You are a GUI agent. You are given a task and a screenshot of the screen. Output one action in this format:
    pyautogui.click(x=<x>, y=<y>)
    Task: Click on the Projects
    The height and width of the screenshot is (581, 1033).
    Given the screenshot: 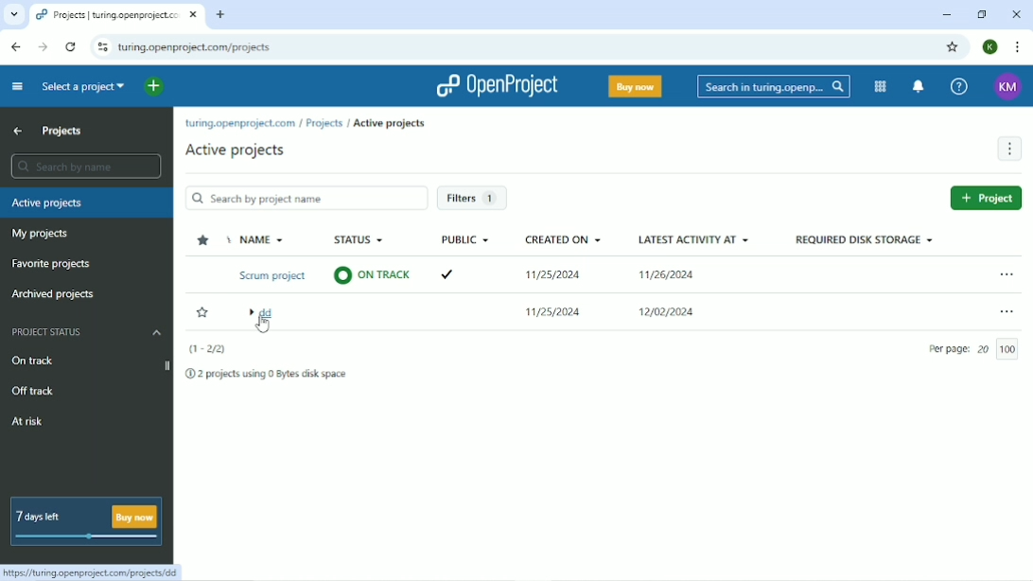 What is the action you would take?
    pyautogui.click(x=63, y=132)
    